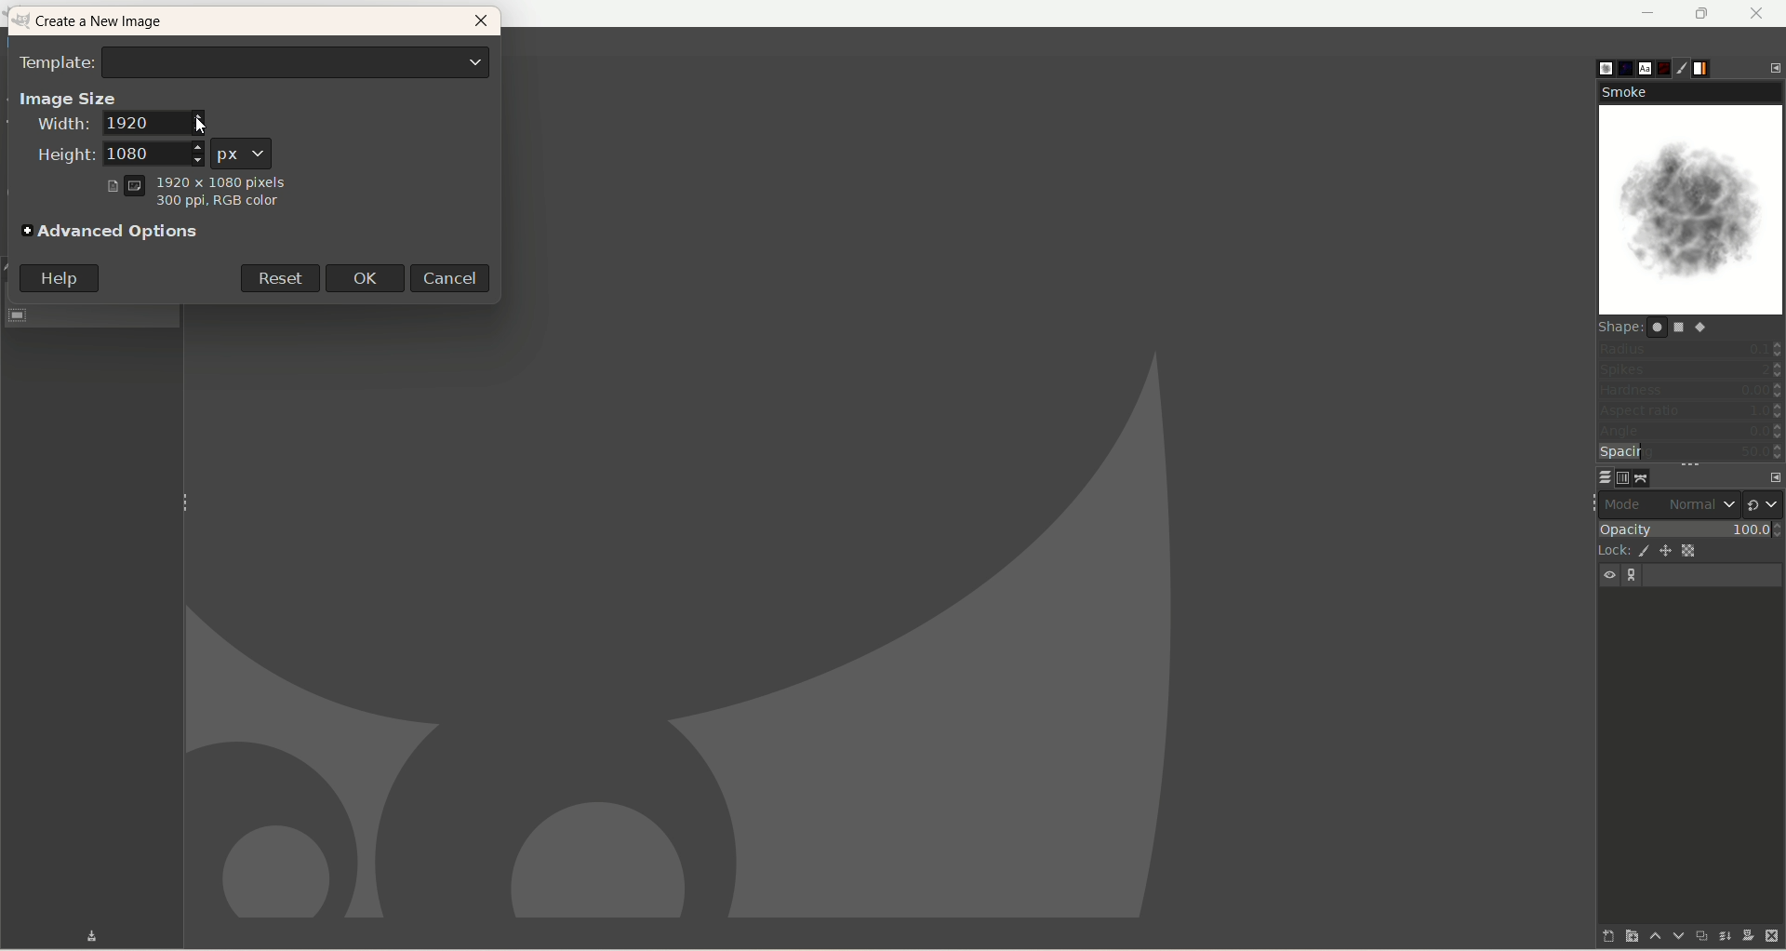 This screenshot has height=951, width=1786. I want to click on reset, so click(278, 276).